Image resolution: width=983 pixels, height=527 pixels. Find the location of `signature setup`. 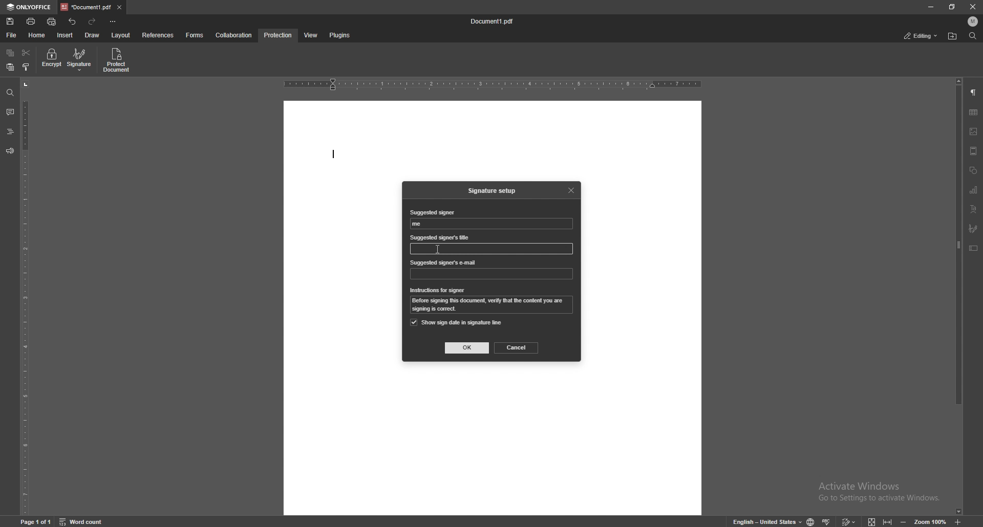

signature setup is located at coordinates (494, 191).